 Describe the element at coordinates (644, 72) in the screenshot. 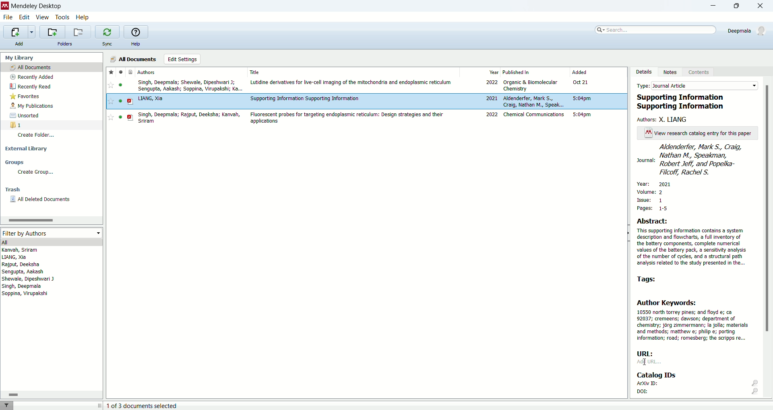

I see `details` at that location.